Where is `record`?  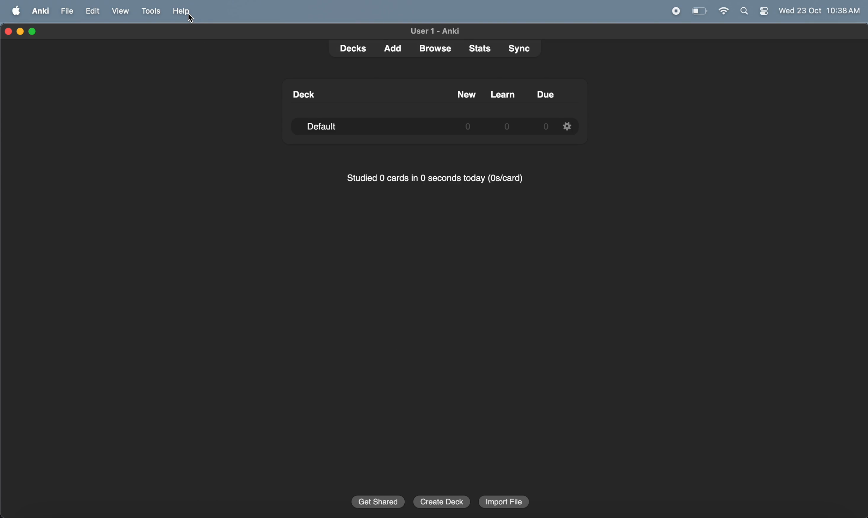 record is located at coordinates (677, 11).